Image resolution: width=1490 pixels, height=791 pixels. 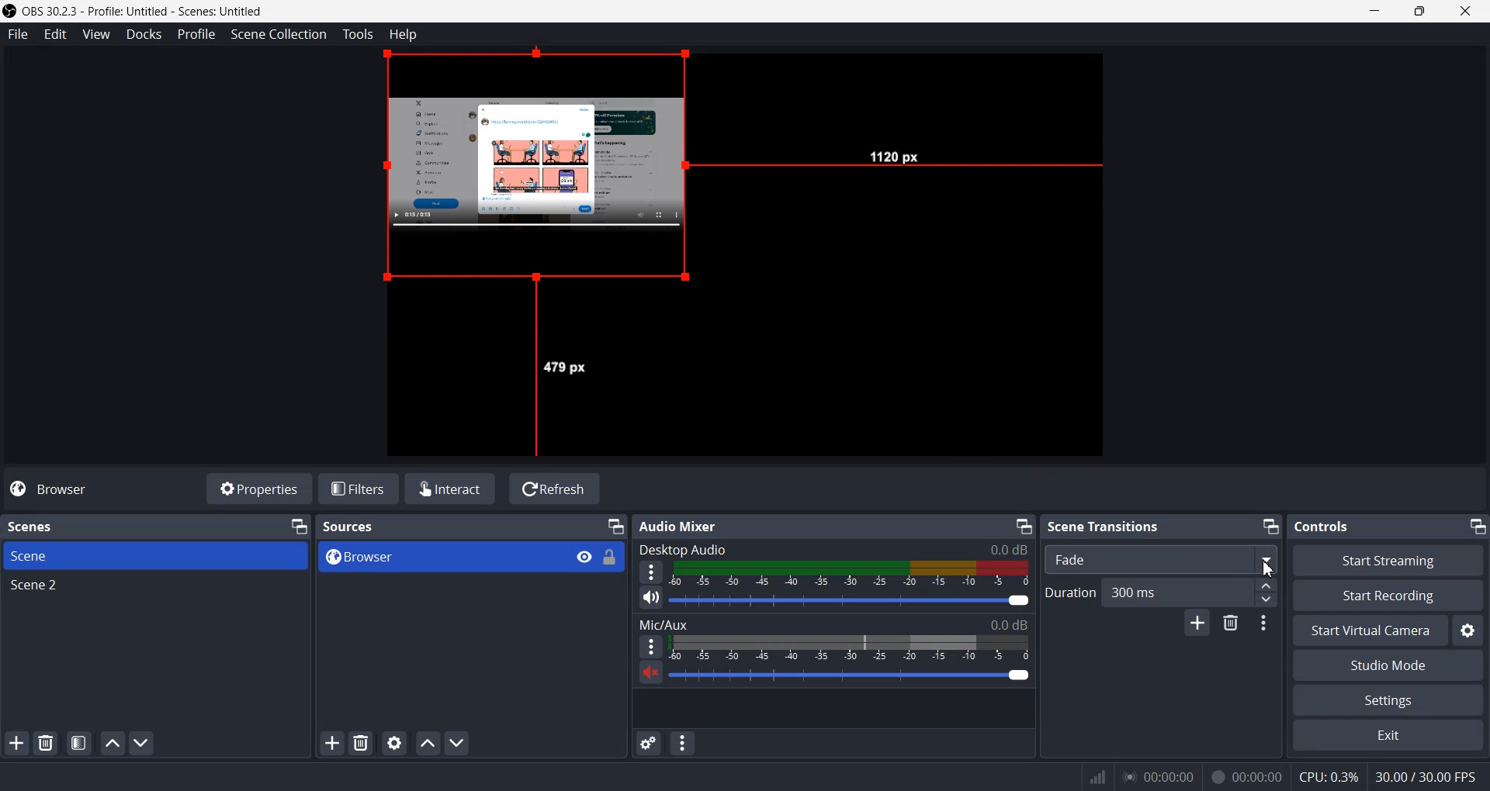 What do you see at coordinates (330, 743) in the screenshot?
I see `Add source` at bounding box center [330, 743].